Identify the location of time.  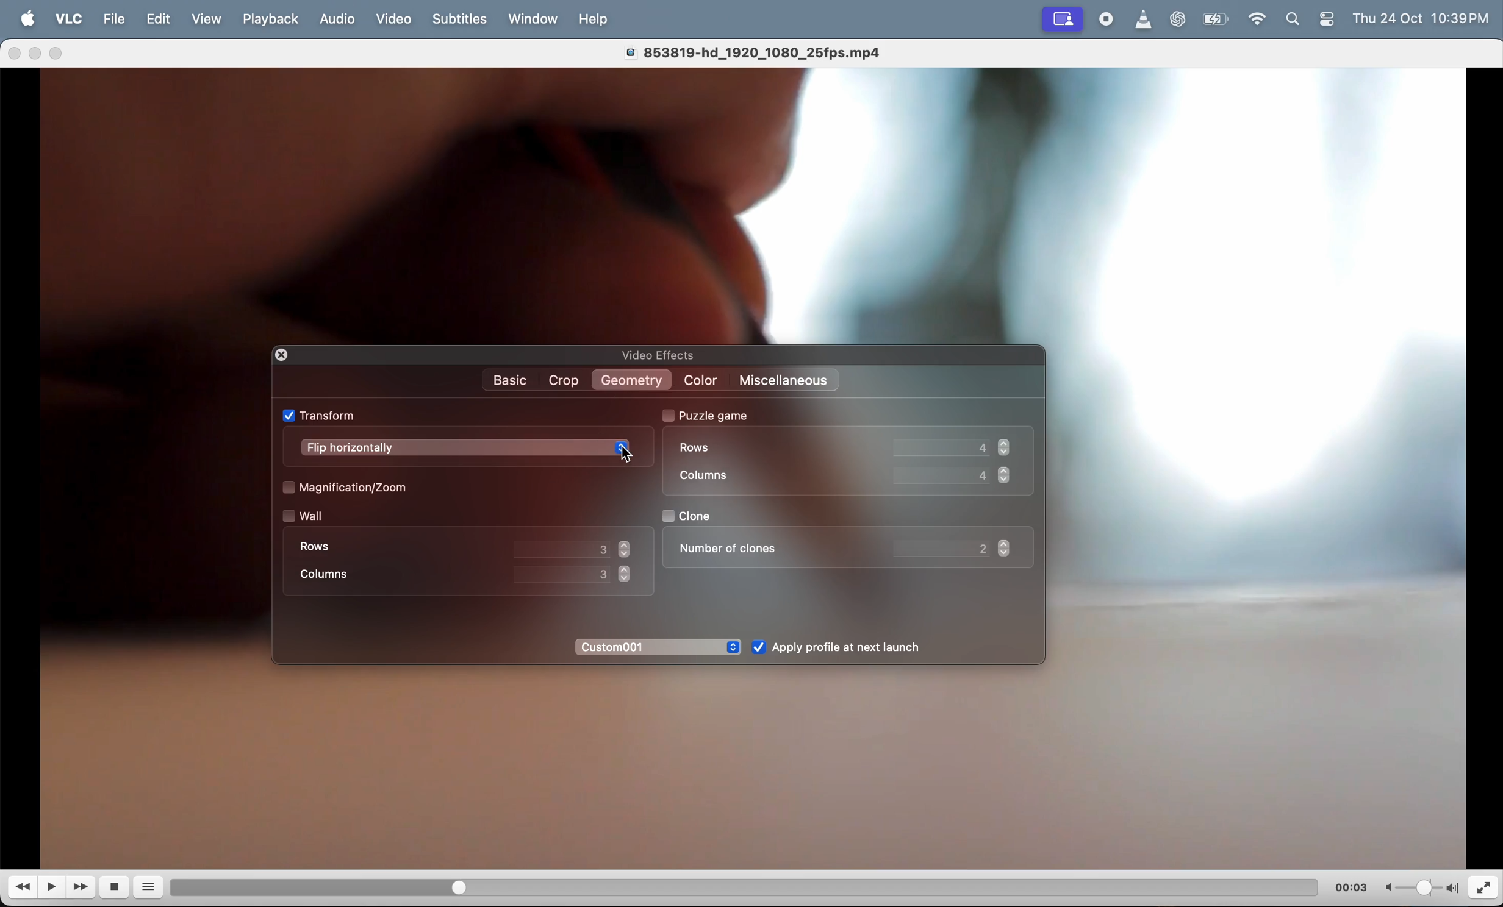
(1351, 886).